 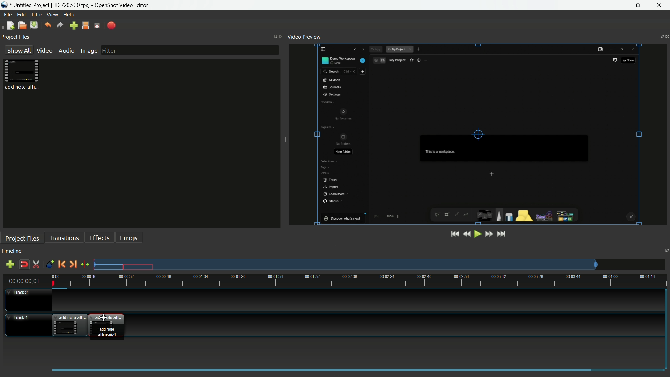 What do you see at coordinates (305, 37) in the screenshot?
I see `video preview` at bounding box center [305, 37].